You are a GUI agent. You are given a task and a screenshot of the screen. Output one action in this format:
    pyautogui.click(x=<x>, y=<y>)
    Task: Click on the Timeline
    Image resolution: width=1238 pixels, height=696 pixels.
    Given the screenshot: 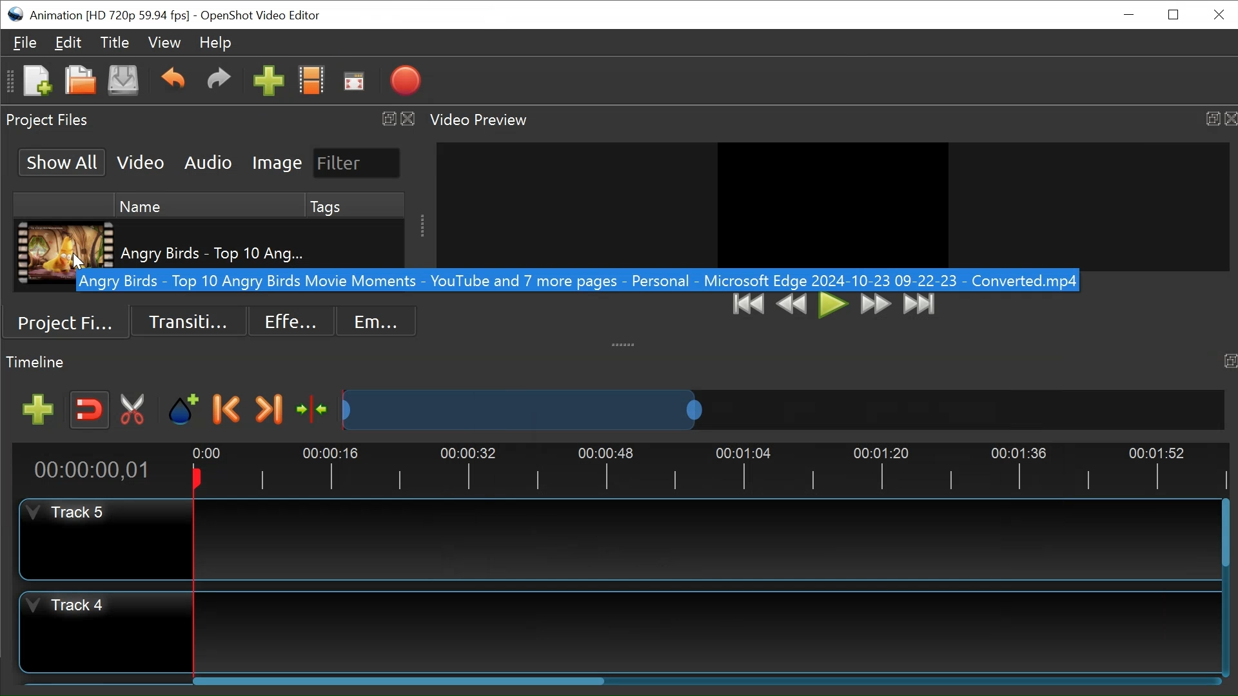 What is the action you would take?
    pyautogui.click(x=713, y=469)
    